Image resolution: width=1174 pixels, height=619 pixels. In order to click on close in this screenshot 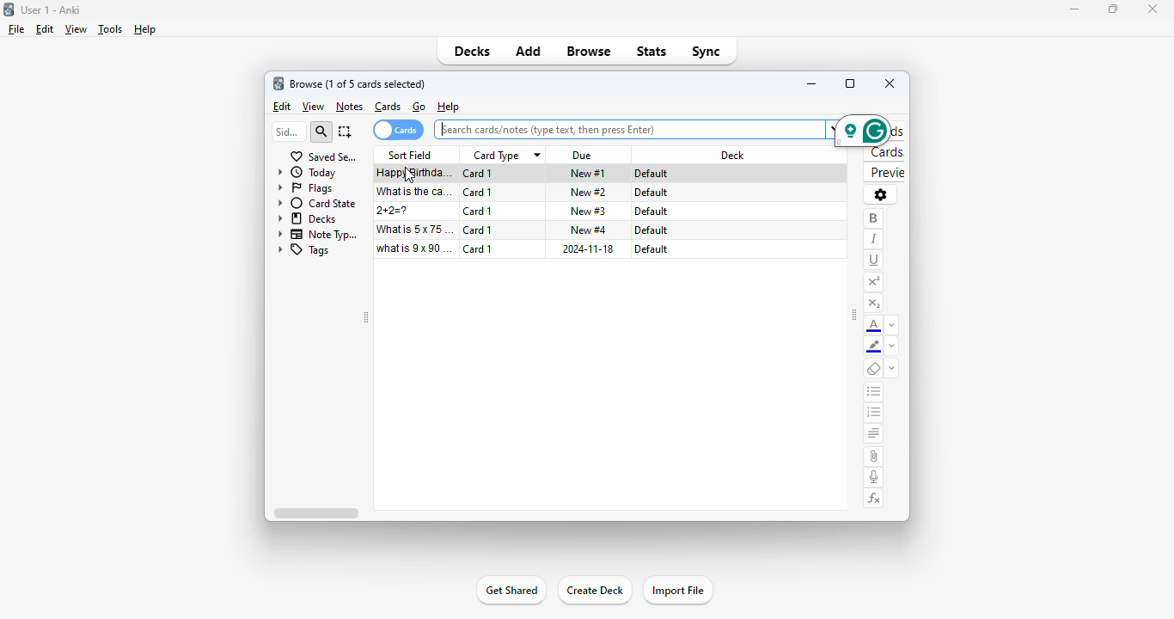, I will do `click(890, 83)`.